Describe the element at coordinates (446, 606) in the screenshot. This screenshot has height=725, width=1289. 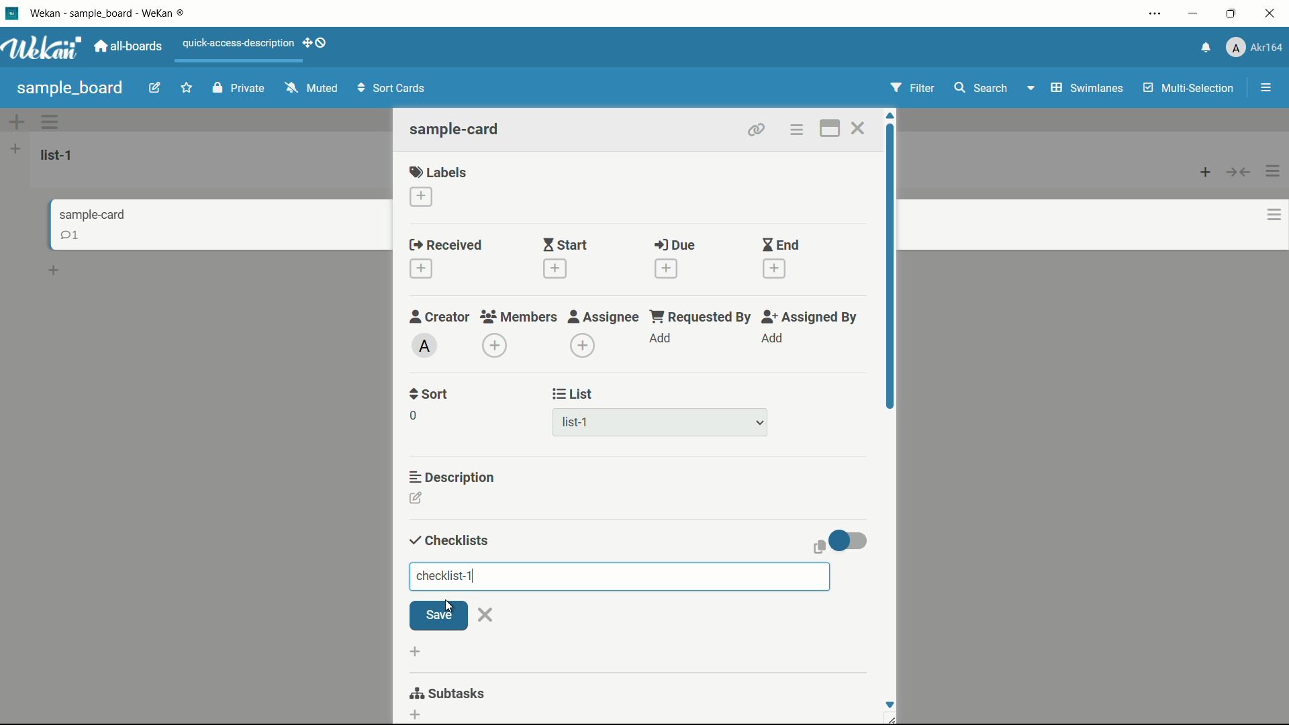
I see `cursor` at that location.